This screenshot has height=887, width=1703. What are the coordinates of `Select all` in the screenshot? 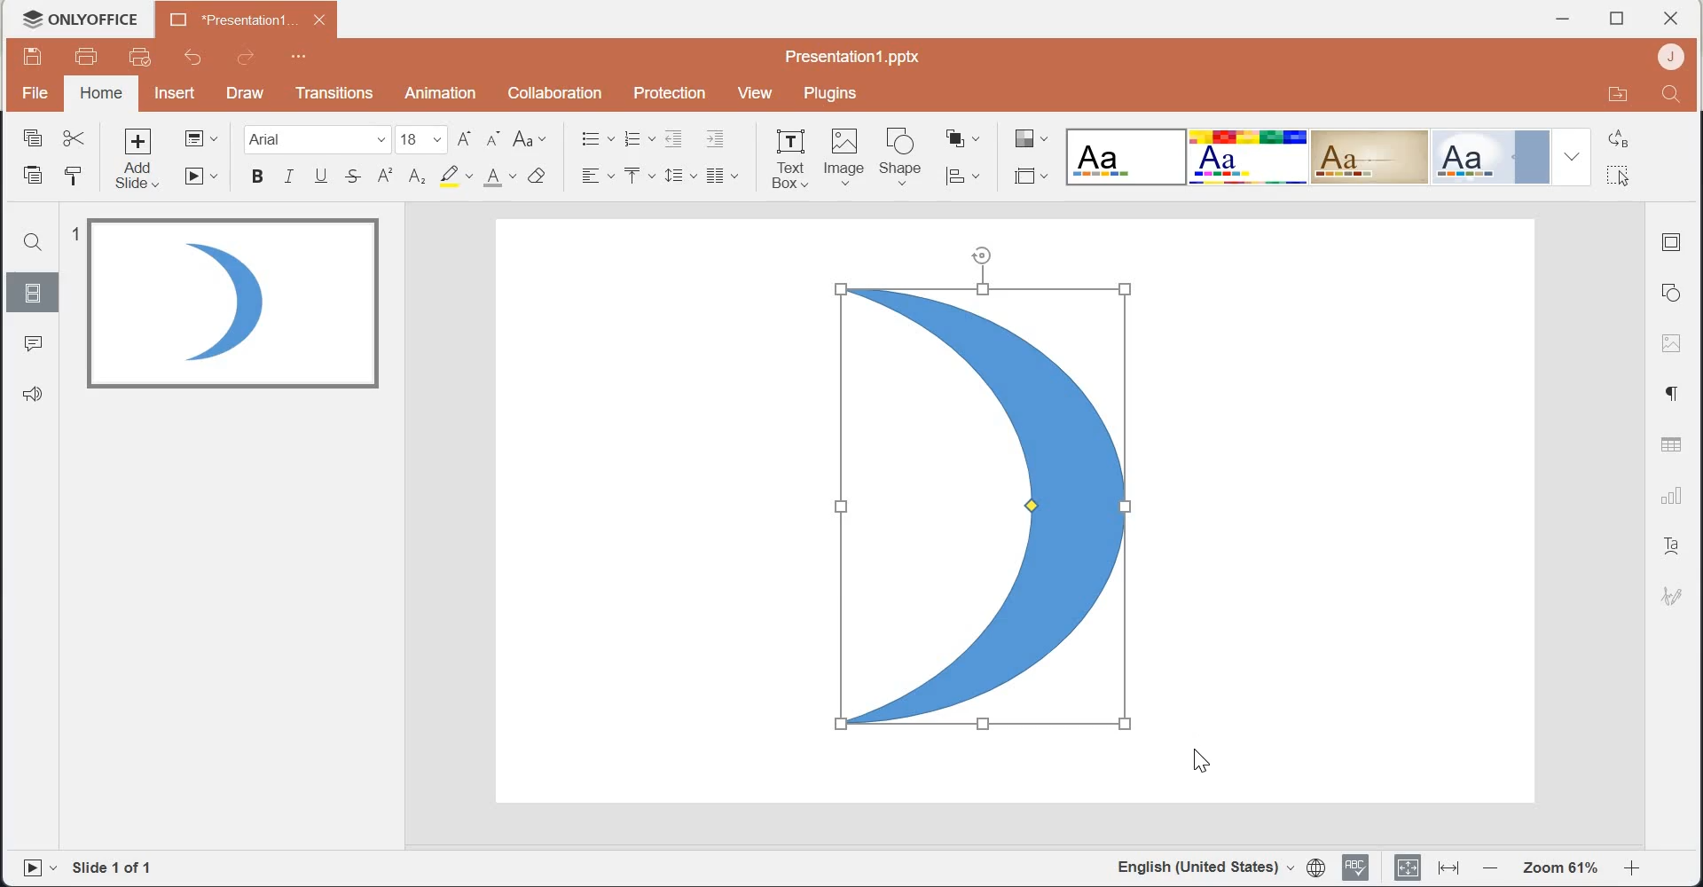 It's located at (1627, 172).